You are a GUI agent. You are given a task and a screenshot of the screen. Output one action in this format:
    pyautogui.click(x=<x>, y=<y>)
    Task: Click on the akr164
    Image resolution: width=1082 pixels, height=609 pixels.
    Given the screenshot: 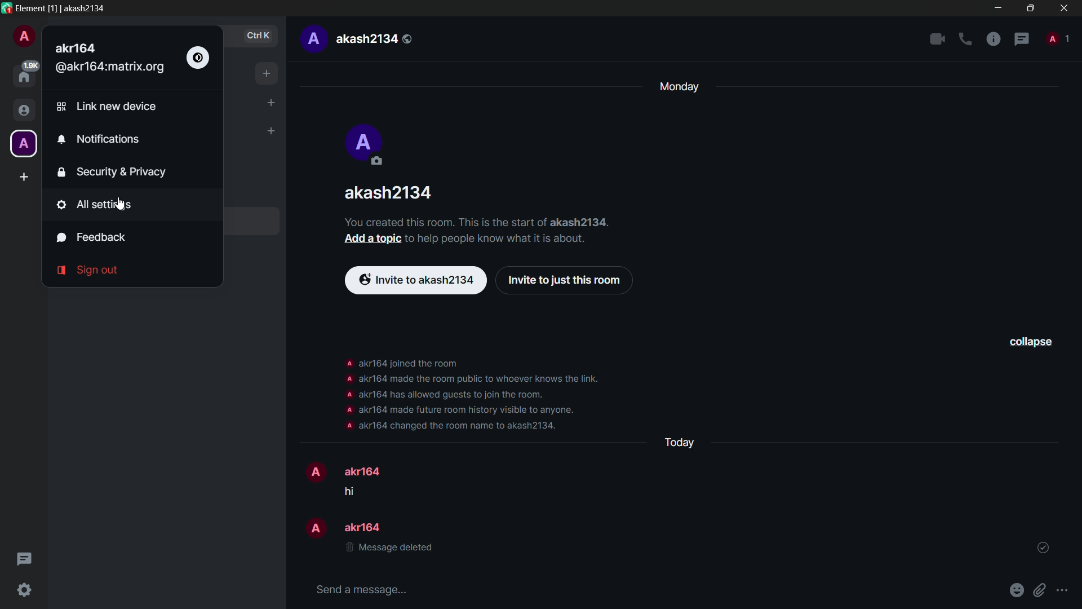 What is the action you would take?
    pyautogui.click(x=365, y=527)
    